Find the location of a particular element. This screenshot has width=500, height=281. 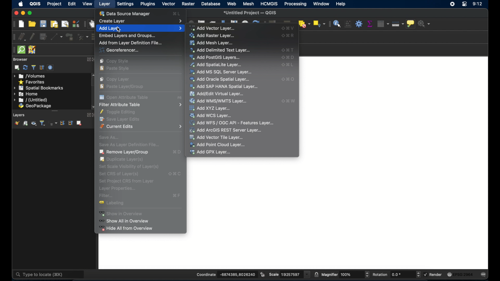

Set CRS of Layer(s) is located at coordinates (141, 174).